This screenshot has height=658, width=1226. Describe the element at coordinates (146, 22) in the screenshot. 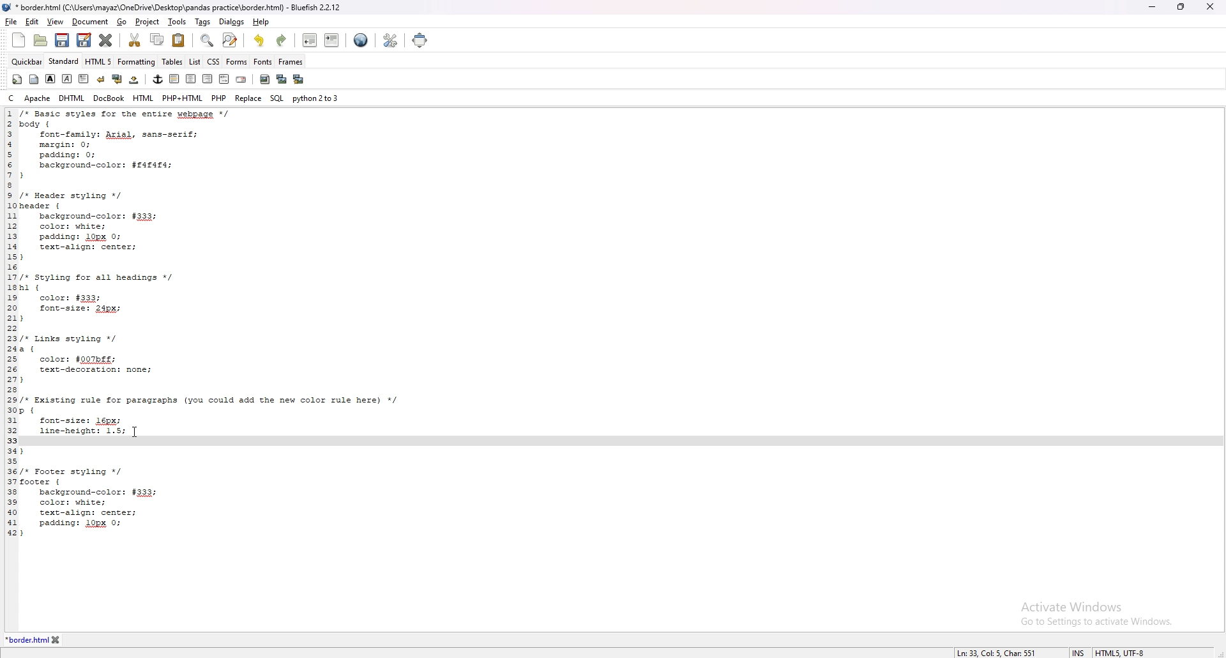

I see `project` at that location.